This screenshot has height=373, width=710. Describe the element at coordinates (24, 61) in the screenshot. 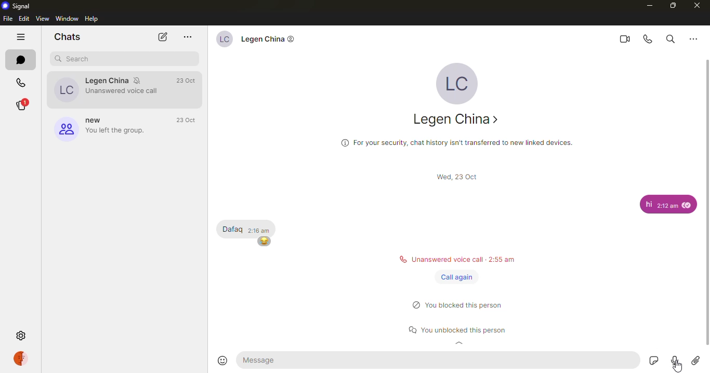

I see `chats` at that location.